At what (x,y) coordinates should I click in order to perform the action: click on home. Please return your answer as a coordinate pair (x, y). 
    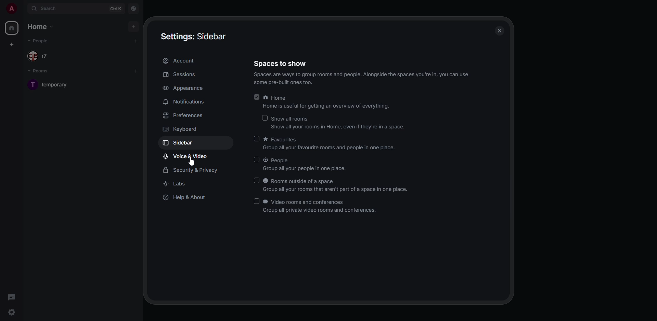
    Looking at the image, I should click on (42, 27).